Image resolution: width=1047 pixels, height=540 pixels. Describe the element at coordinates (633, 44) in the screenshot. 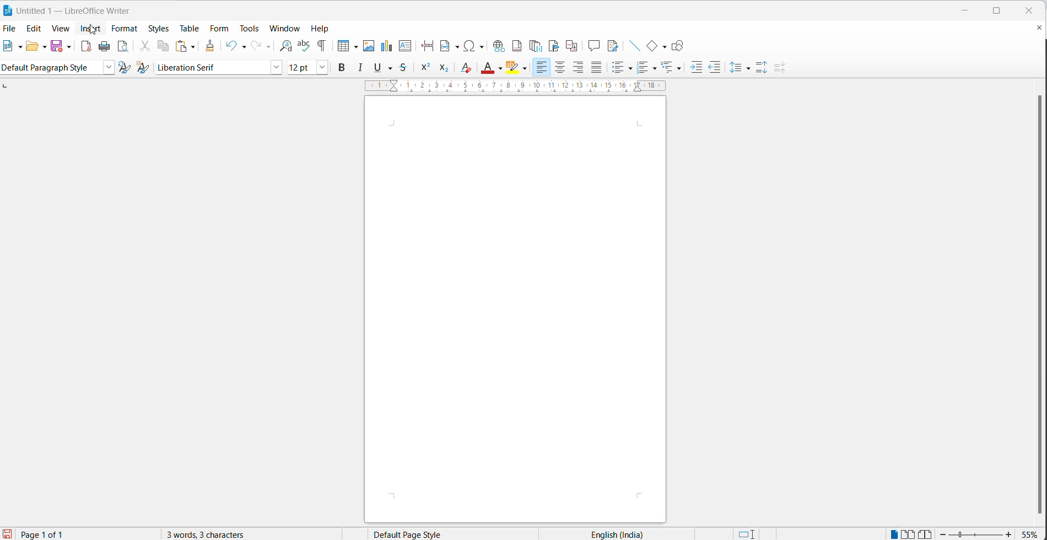

I see `insert line` at that location.